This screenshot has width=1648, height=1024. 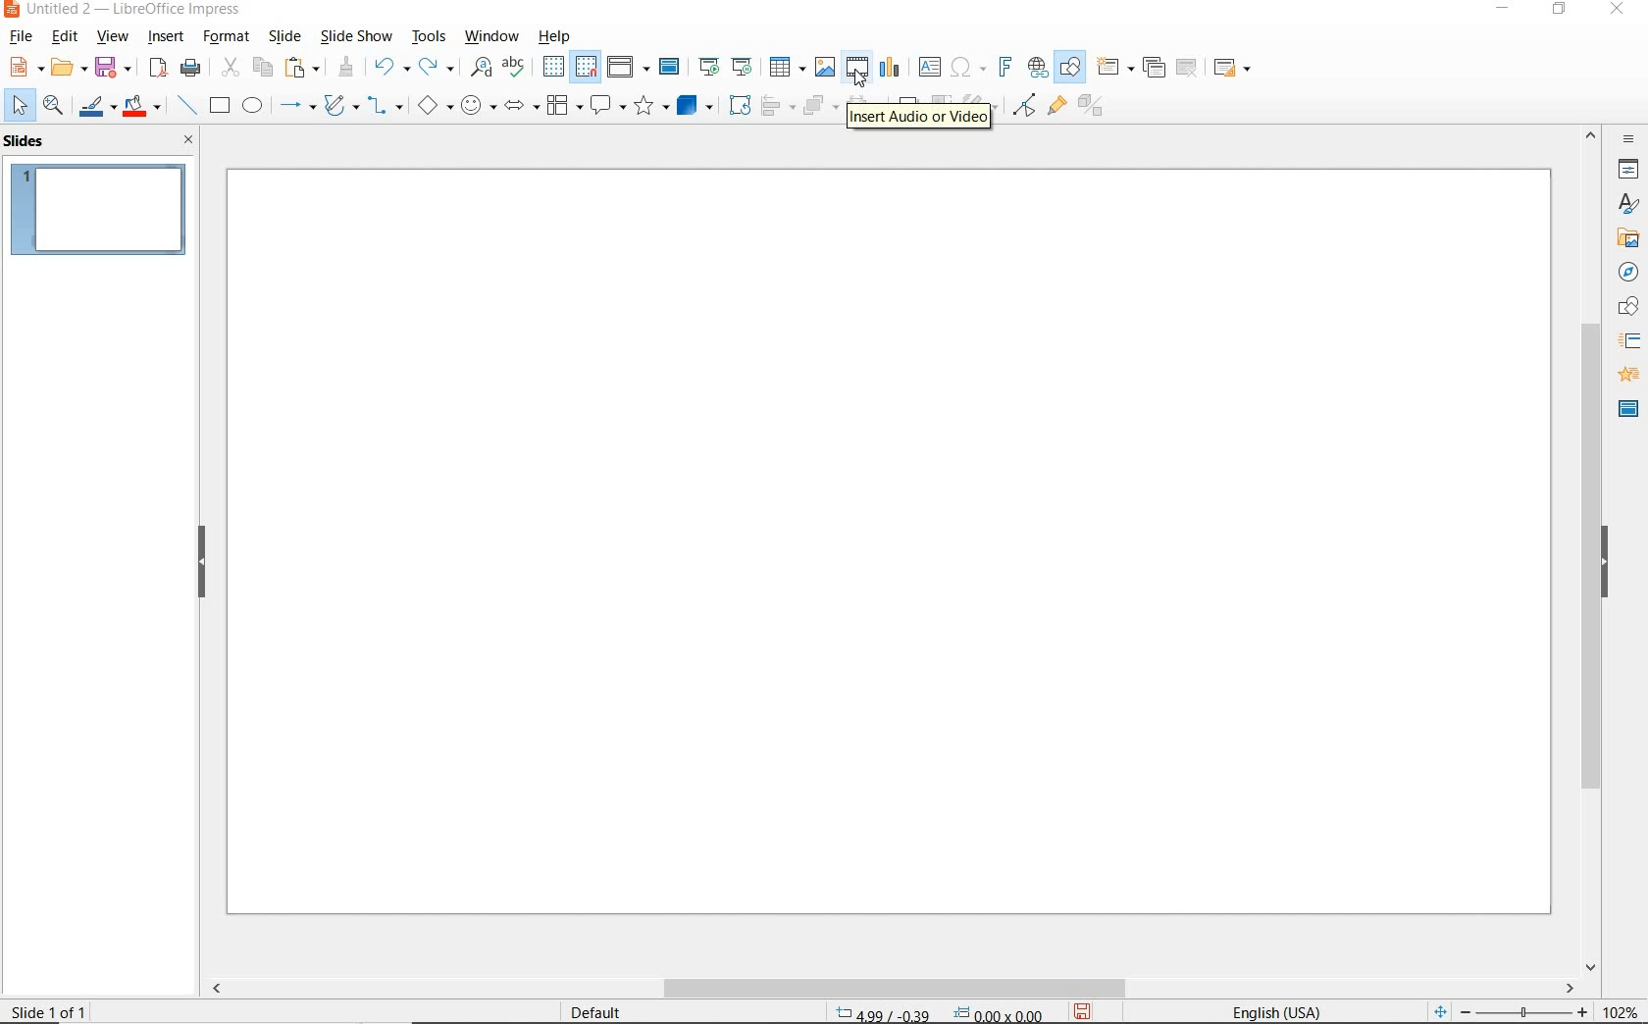 I want to click on PRINT, so click(x=192, y=69).